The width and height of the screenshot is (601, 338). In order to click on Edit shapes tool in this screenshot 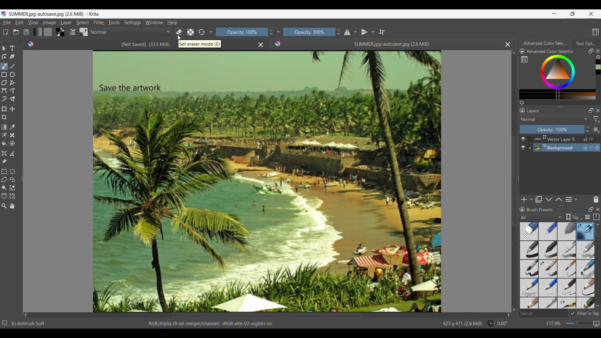, I will do `click(4, 56)`.